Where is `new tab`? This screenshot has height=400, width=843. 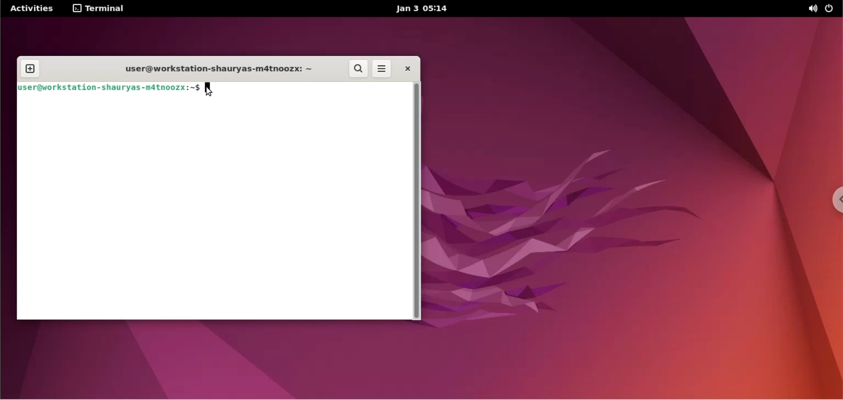
new tab is located at coordinates (29, 70).